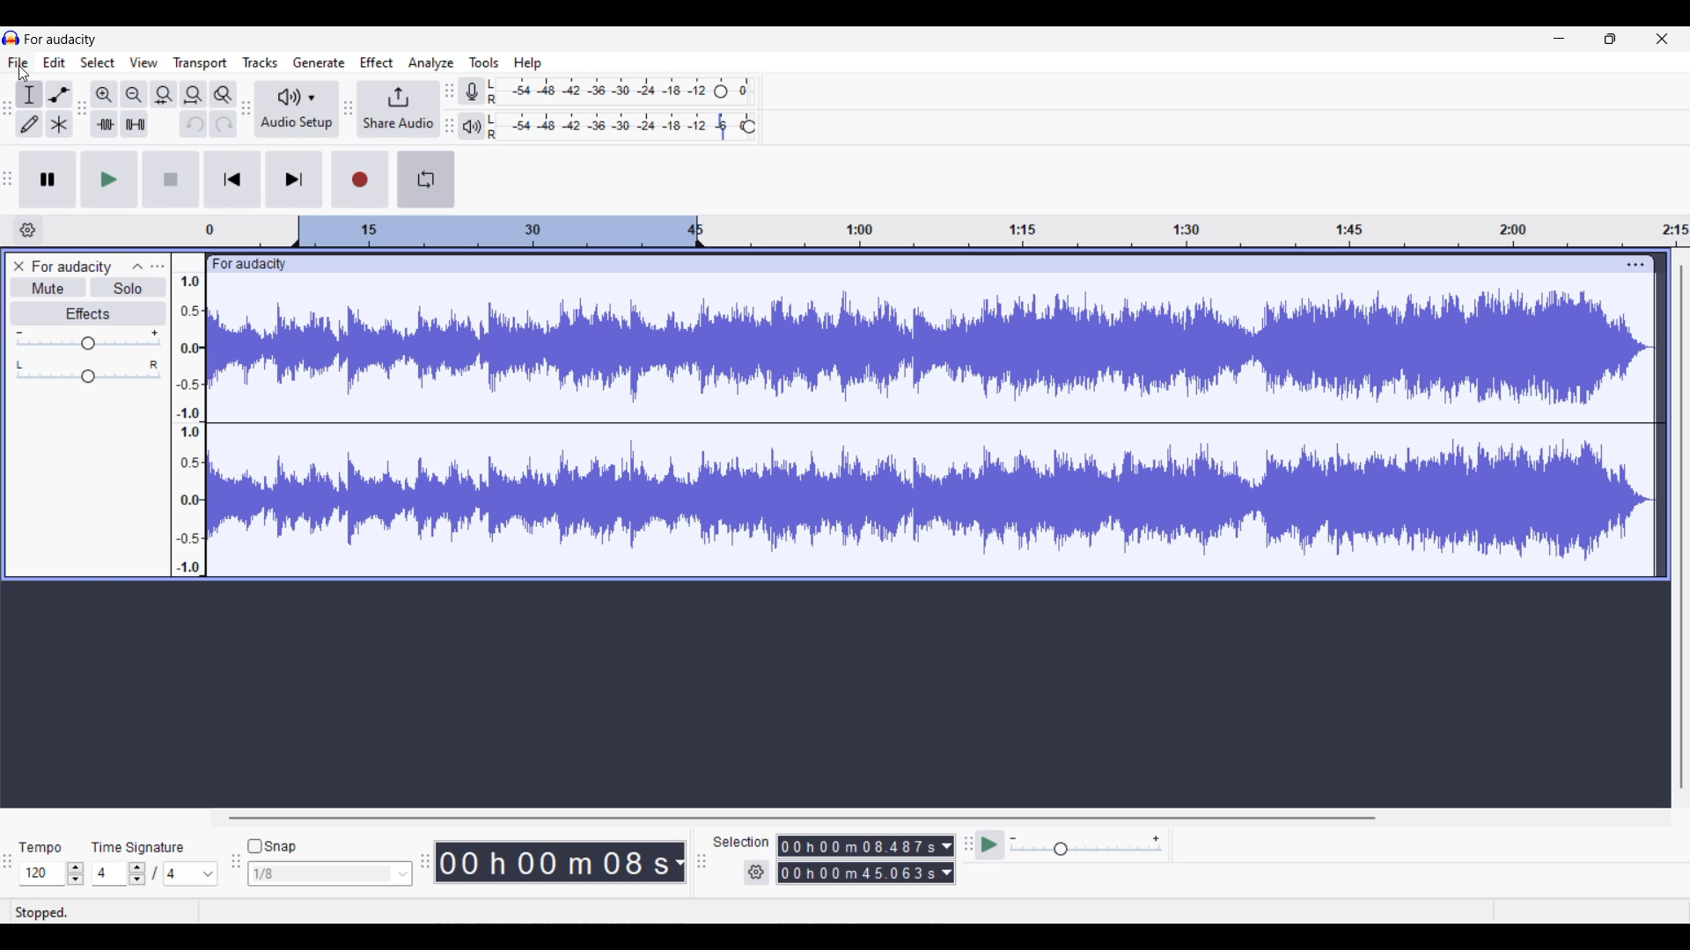 The width and height of the screenshot is (1690, 950). I want to click on Playback meter, so click(471, 127).